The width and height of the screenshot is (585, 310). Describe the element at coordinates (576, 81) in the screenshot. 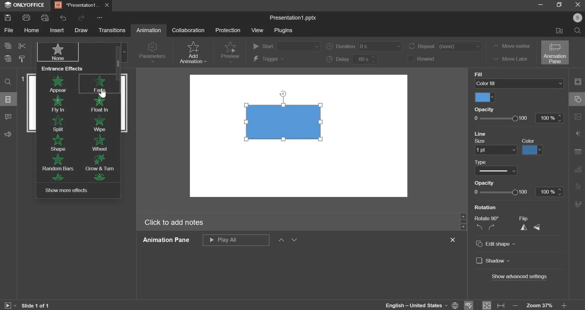

I see `collapse/expand panel` at that location.